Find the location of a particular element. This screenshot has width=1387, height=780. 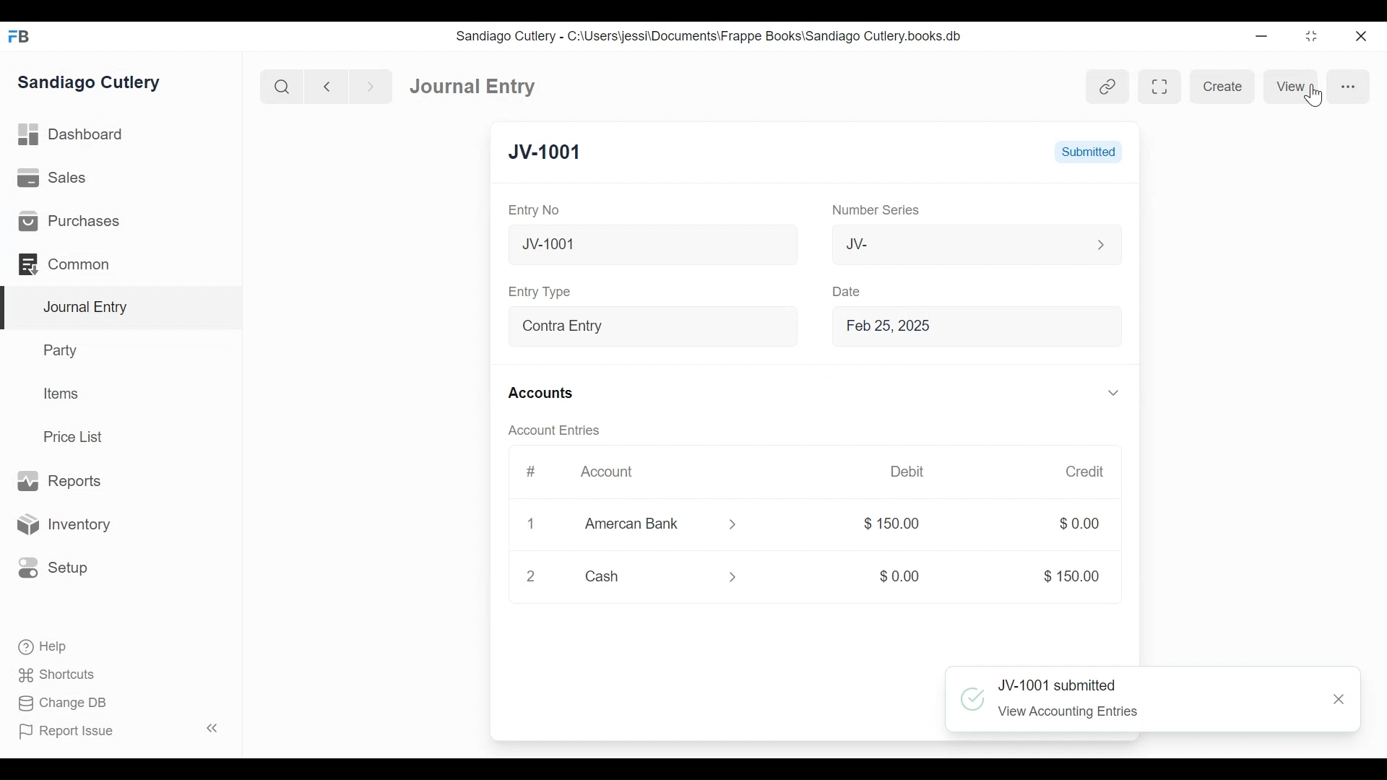

Entry No is located at coordinates (535, 211).